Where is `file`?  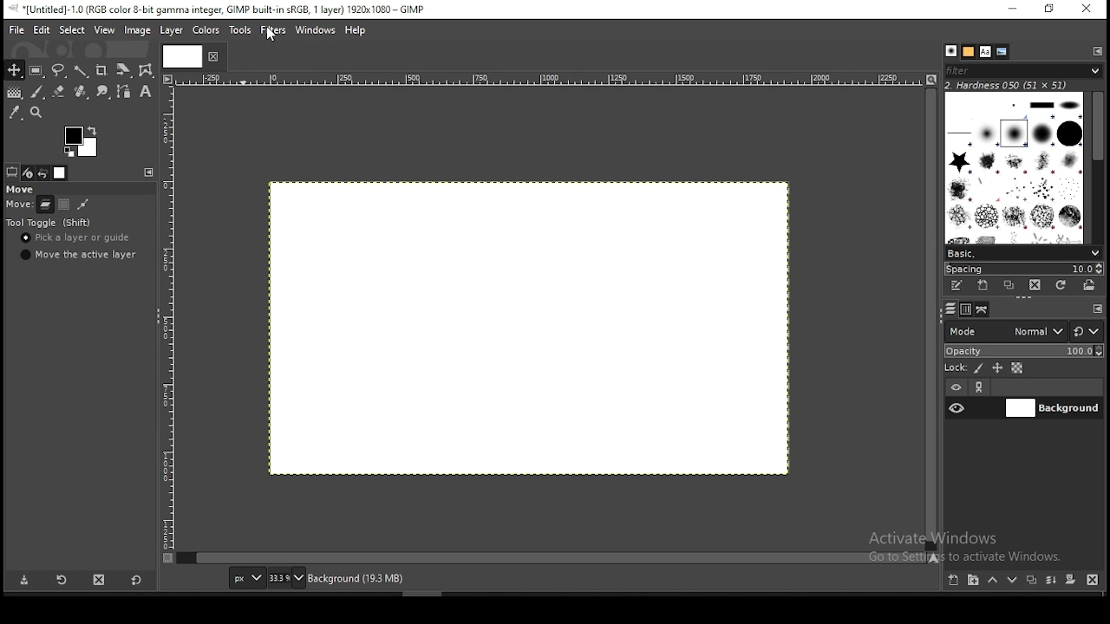
file is located at coordinates (16, 29).